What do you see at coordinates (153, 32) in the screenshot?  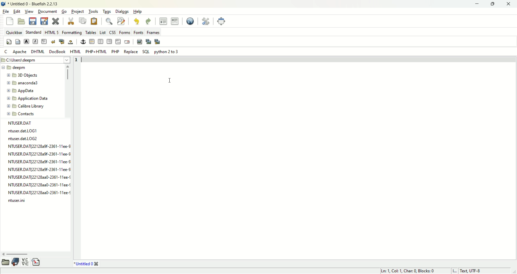 I see `frames` at bounding box center [153, 32].